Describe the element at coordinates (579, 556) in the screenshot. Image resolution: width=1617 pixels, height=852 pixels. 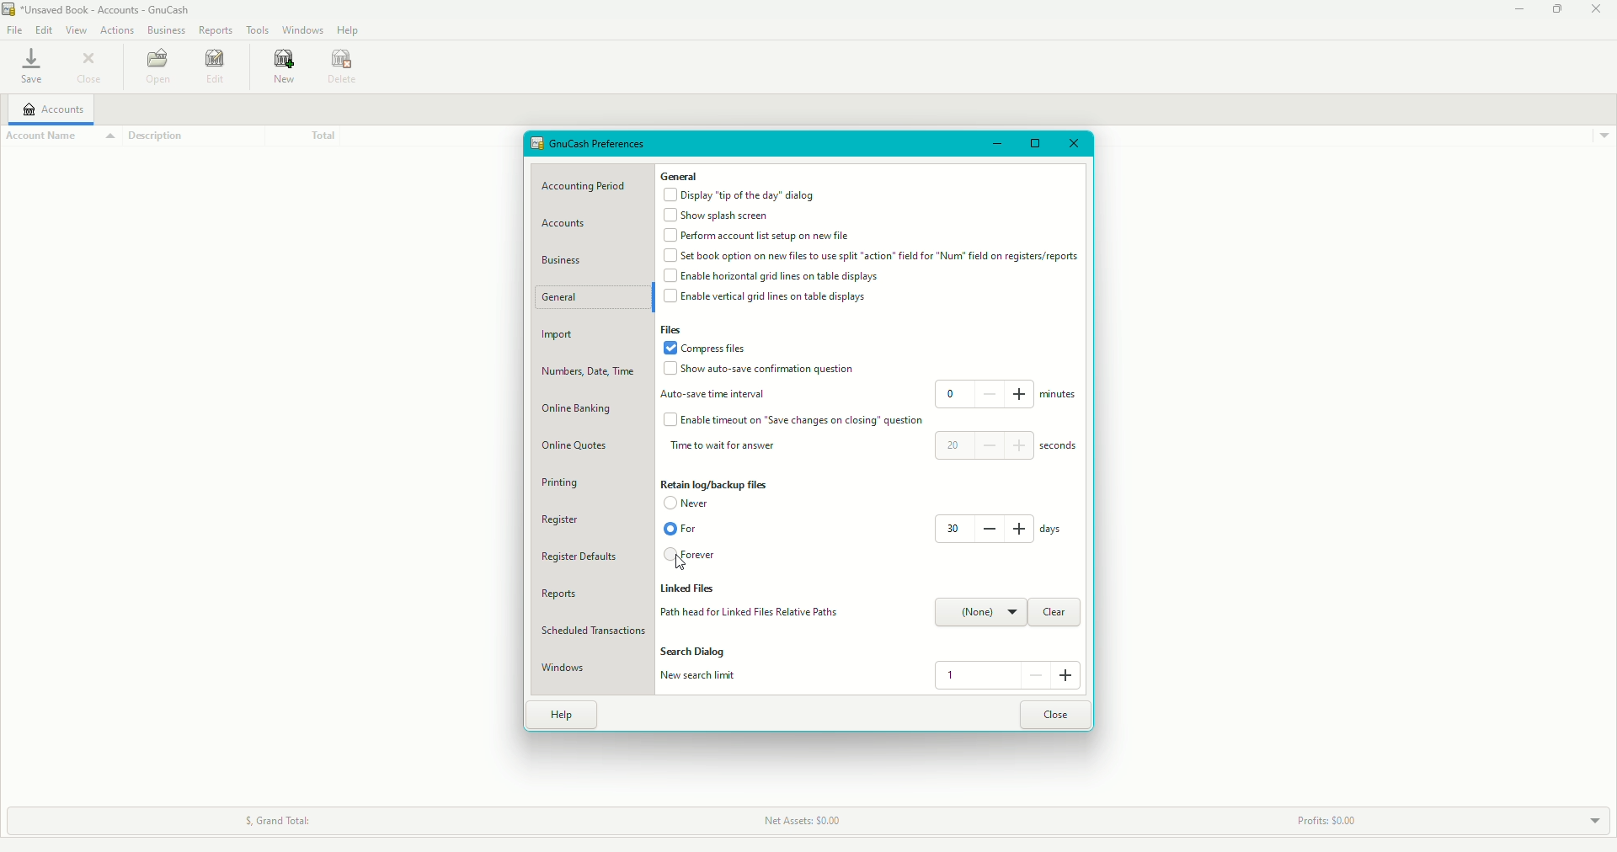
I see `Register Defaults` at that location.